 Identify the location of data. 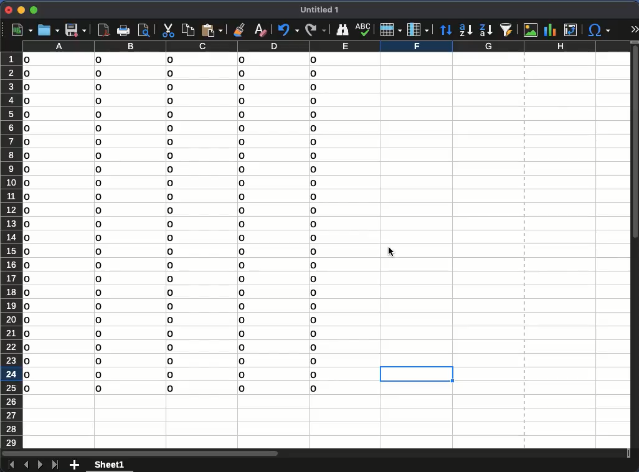
(177, 228).